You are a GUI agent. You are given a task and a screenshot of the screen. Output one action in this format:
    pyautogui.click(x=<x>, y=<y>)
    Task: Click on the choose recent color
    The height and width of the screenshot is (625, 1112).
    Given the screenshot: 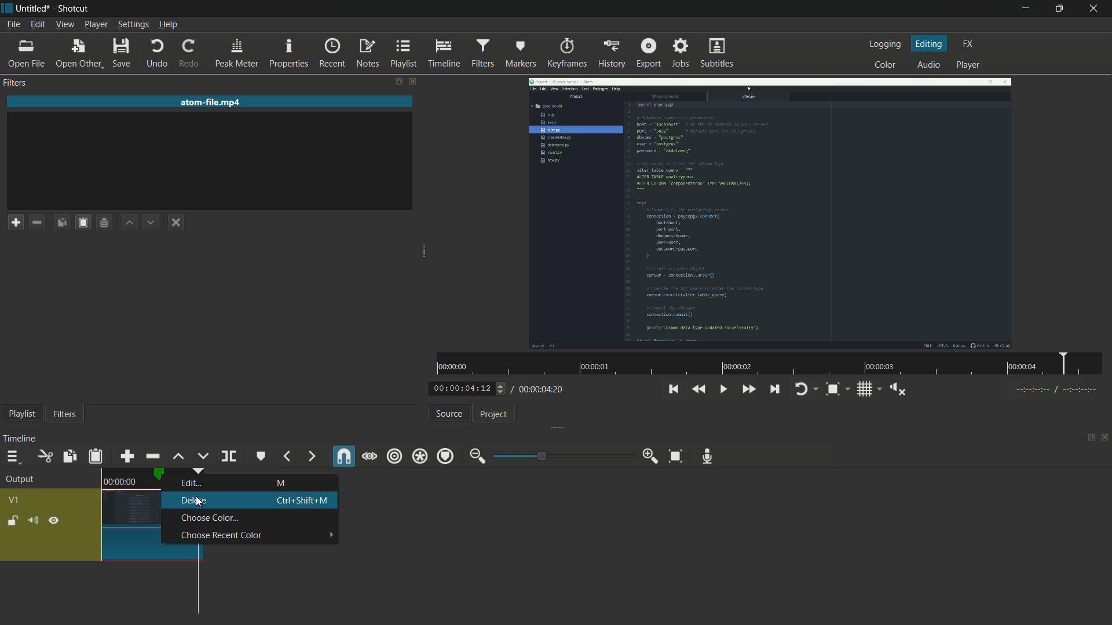 What is the action you would take?
    pyautogui.click(x=218, y=535)
    